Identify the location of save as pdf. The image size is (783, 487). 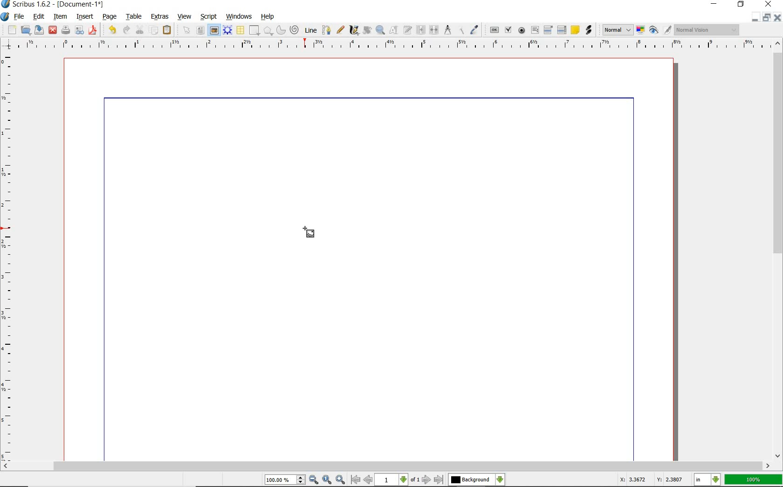
(93, 30).